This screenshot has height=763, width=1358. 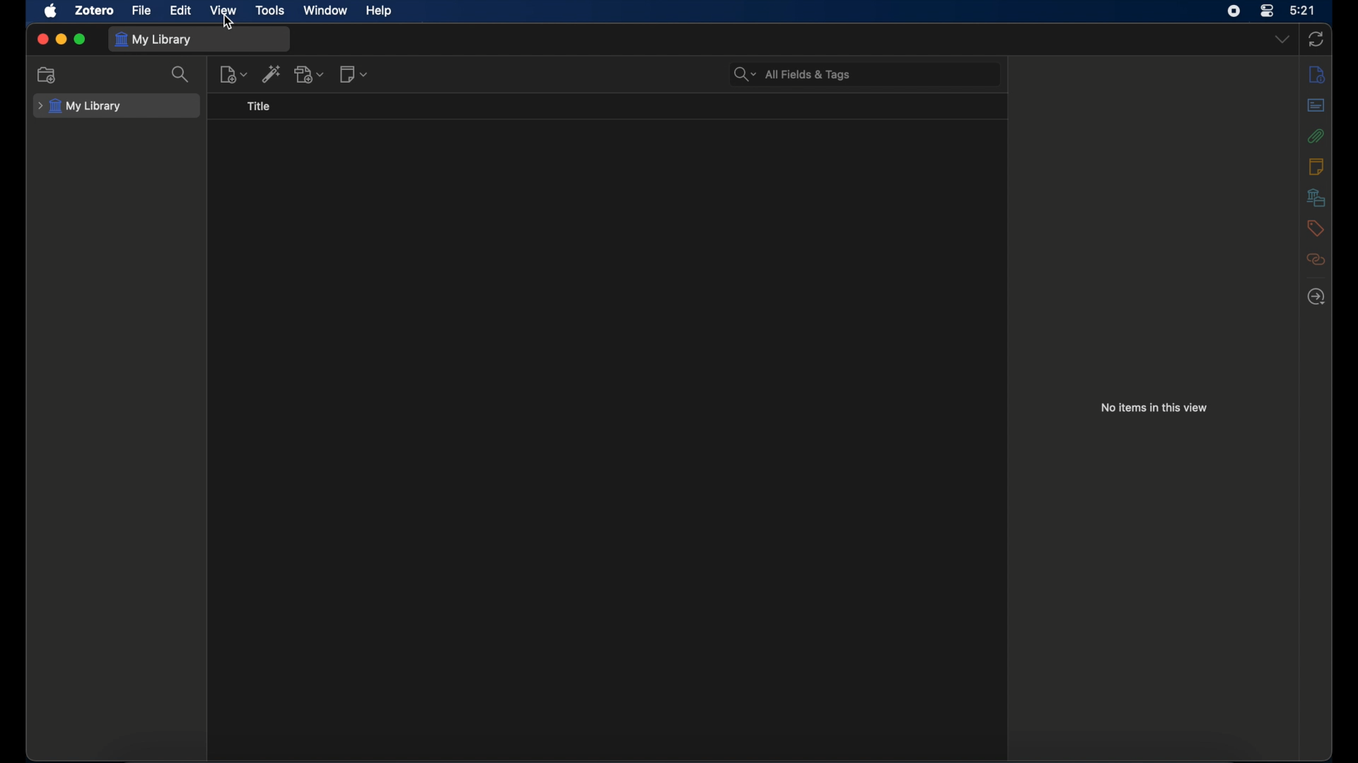 I want to click on add attachment, so click(x=311, y=75).